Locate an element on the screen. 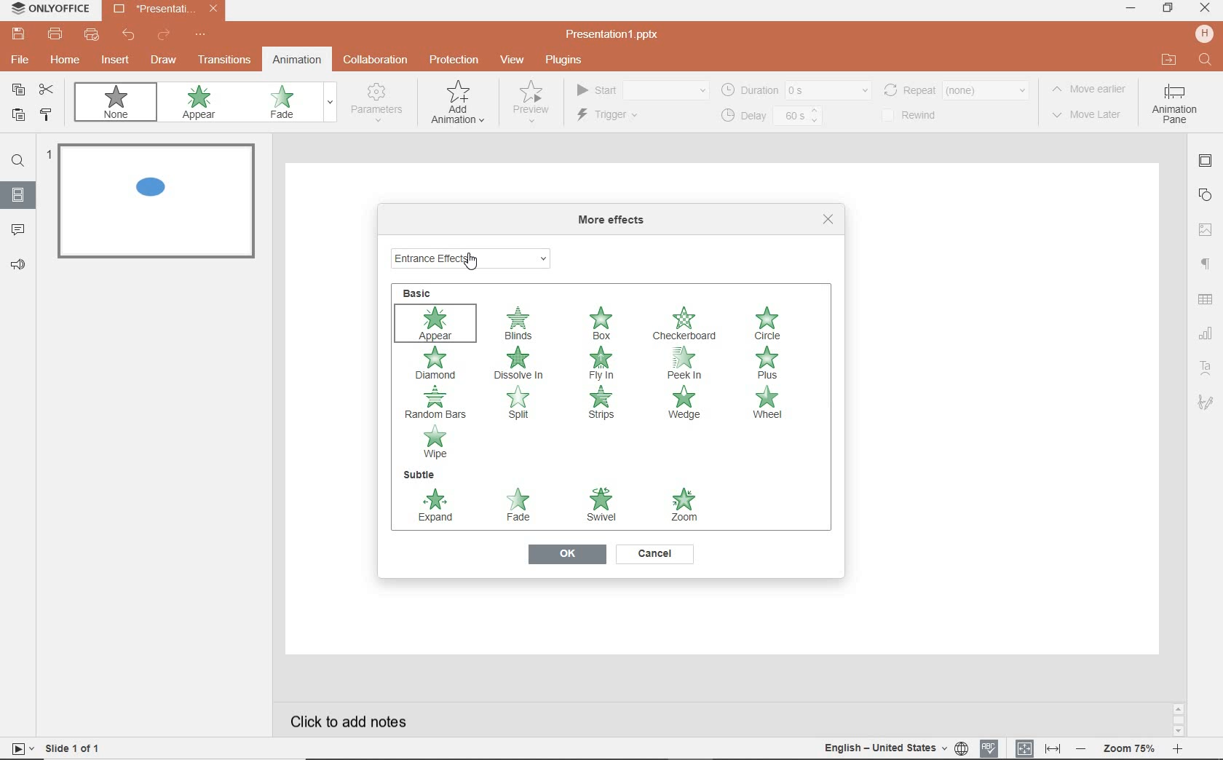 The height and width of the screenshot is (760, 1223). ZOOM is located at coordinates (682, 504).